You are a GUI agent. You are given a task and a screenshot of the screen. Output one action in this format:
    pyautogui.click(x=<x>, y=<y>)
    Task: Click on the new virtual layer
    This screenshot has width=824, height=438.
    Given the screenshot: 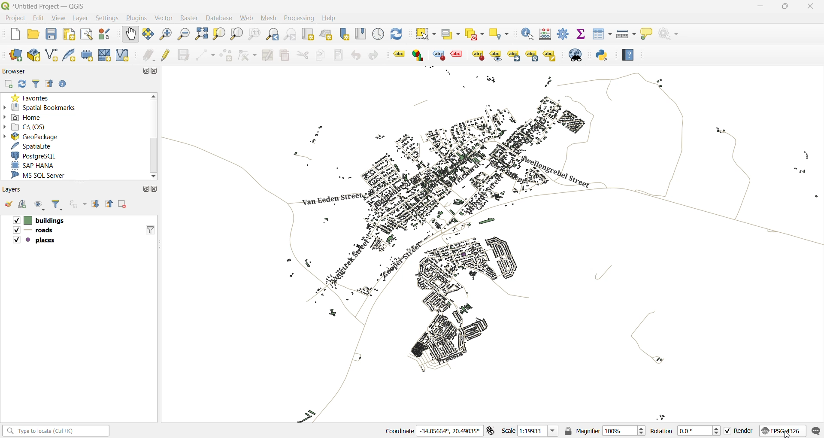 What is the action you would take?
    pyautogui.click(x=121, y=56)
    